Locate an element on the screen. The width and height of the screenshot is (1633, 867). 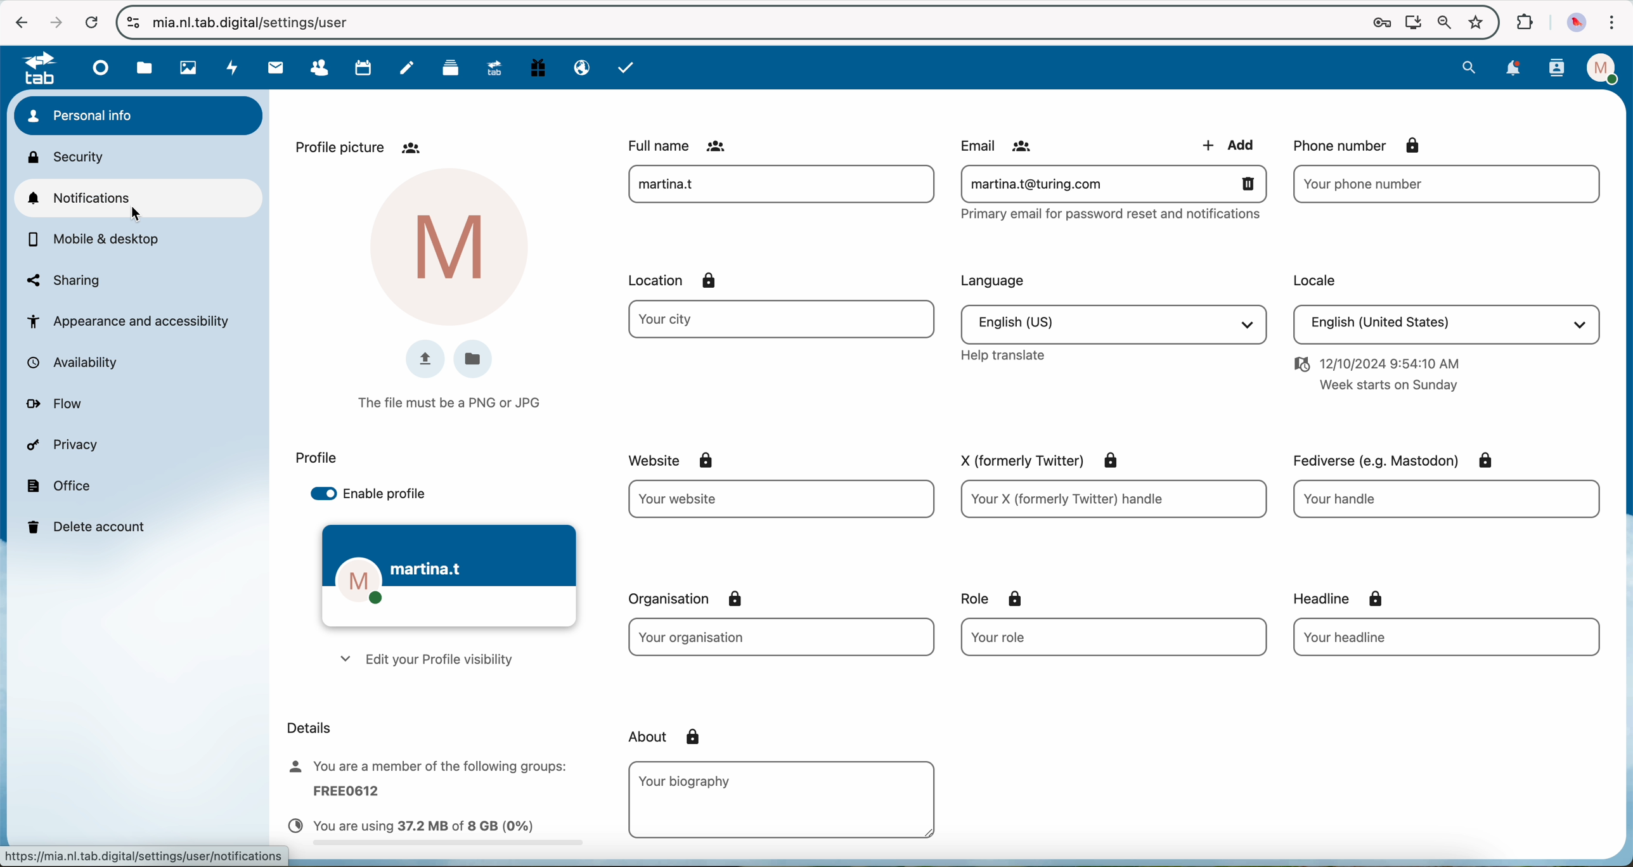
upgrade is located at coordinates (499, 70).